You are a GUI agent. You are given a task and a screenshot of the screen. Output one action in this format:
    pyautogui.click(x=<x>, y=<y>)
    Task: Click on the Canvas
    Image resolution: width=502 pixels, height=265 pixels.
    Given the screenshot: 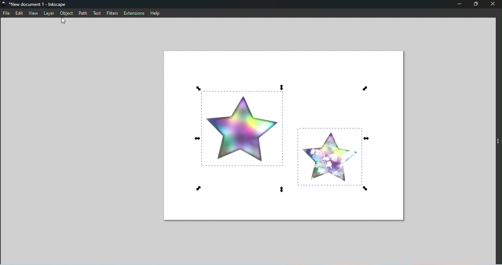 What is the action you would take?
    pyautogui.click(x=279, y=134)
    